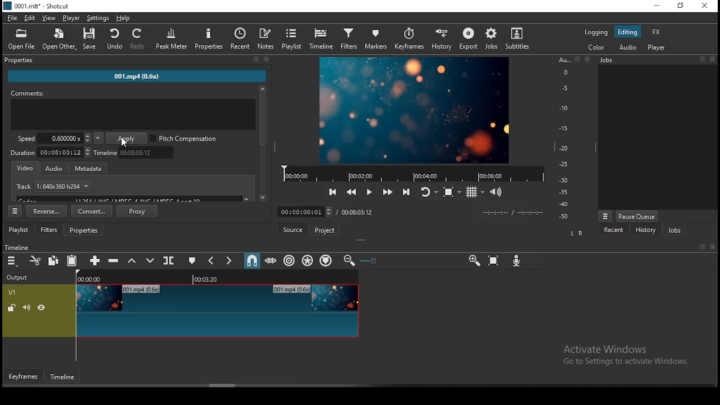  Describe the element at coordinates (192, 261) in the screenshot. I see `create/edit marker` at that location.